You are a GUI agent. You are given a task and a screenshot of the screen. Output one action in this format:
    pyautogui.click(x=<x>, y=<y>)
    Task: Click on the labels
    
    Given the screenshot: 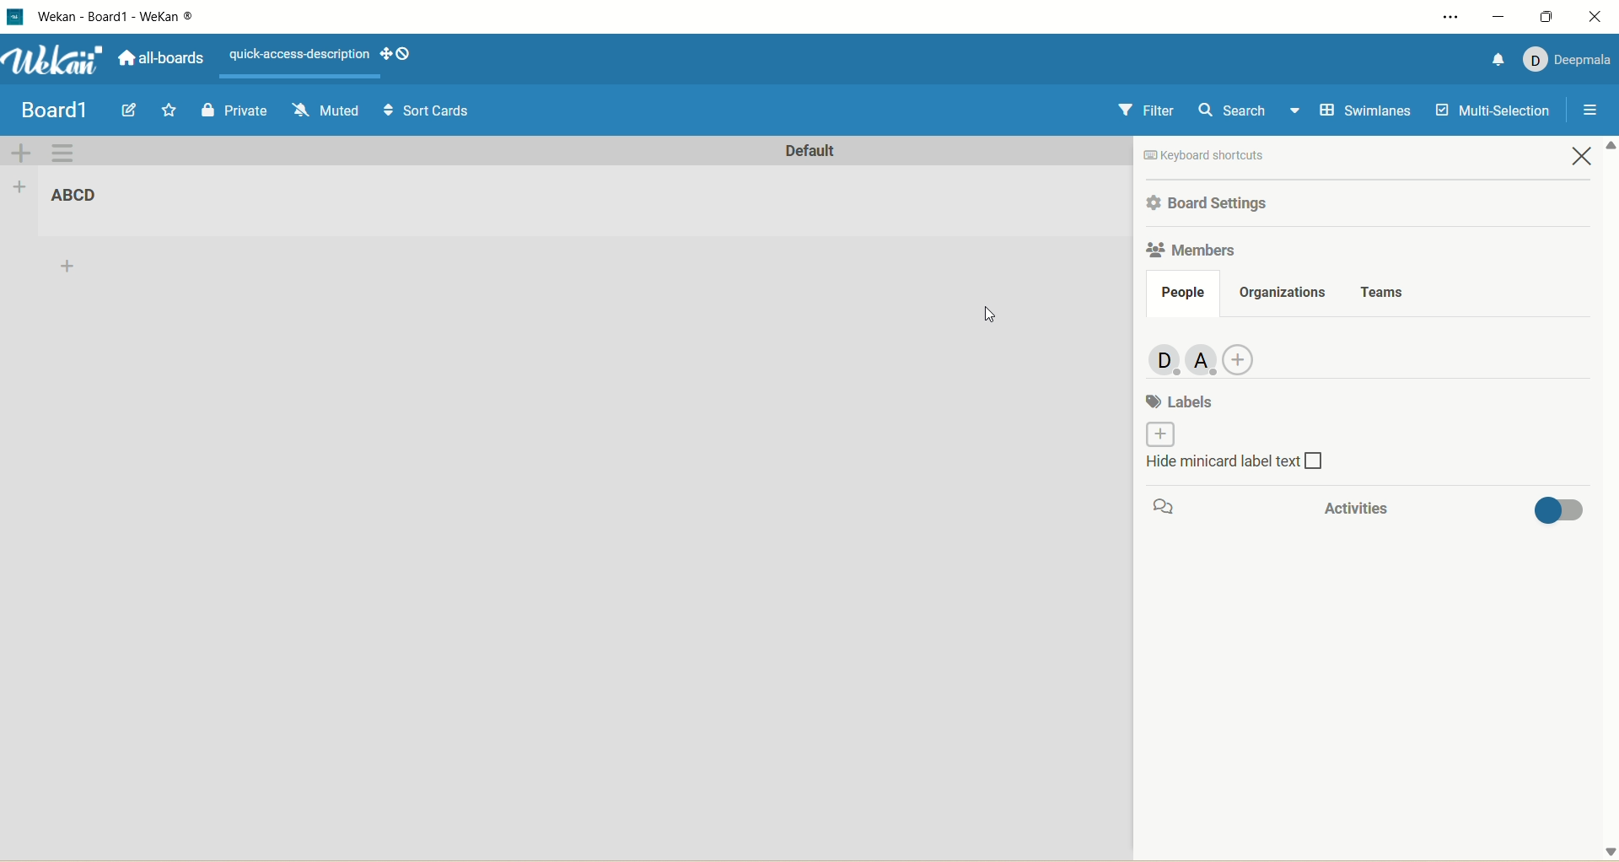 What is the action you would take?
    pyautogui.click(x=1183, y=400)
    